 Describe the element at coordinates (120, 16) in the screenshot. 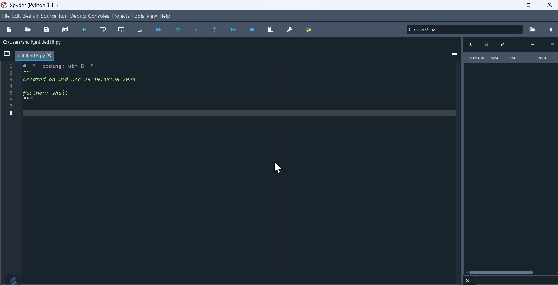

I see `Project` at that location.